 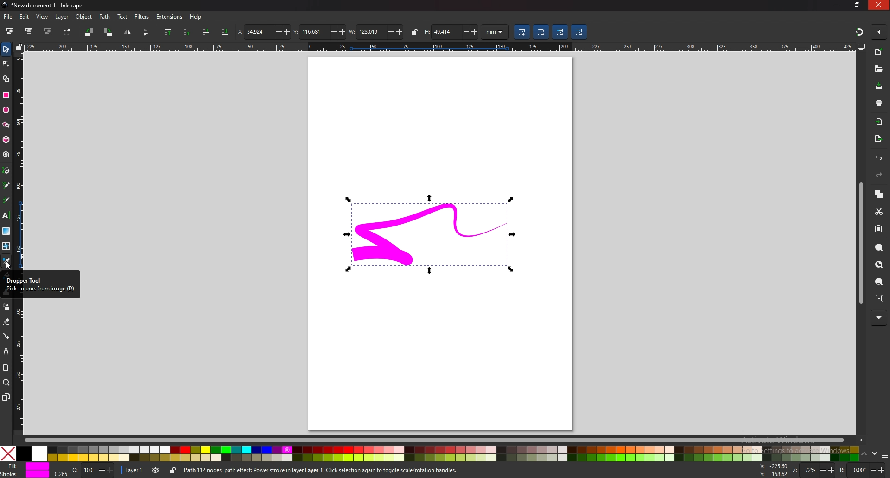 I want to click on print, so click(x=879, y=104).